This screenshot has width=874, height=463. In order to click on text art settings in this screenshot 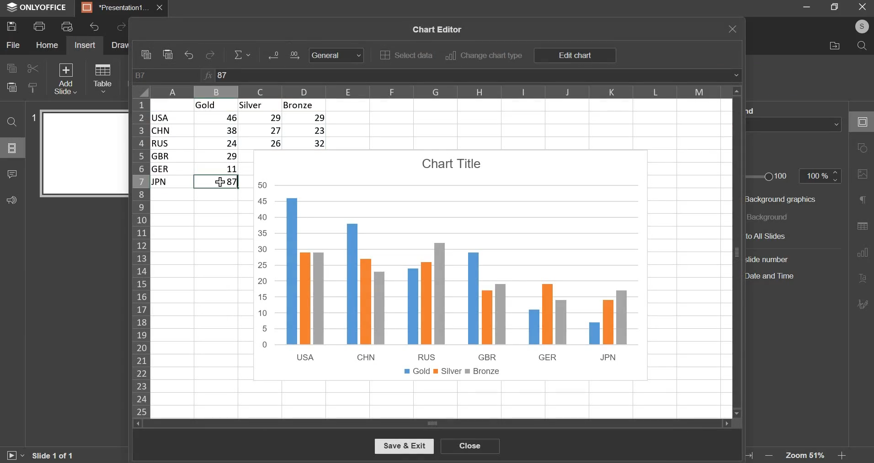, I will do `click(861, 279)`.